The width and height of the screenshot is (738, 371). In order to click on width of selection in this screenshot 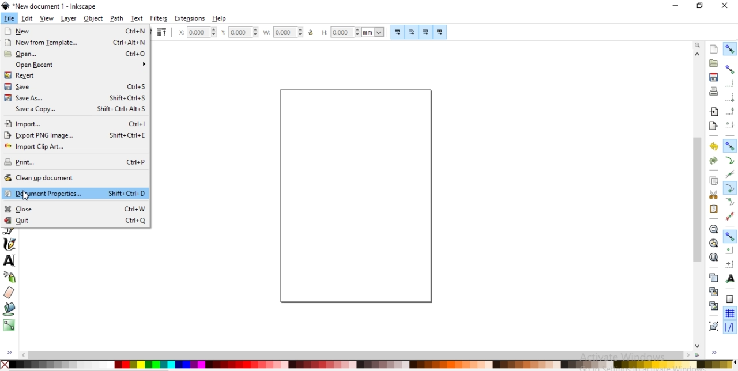, I will do `click(285, 31)`.